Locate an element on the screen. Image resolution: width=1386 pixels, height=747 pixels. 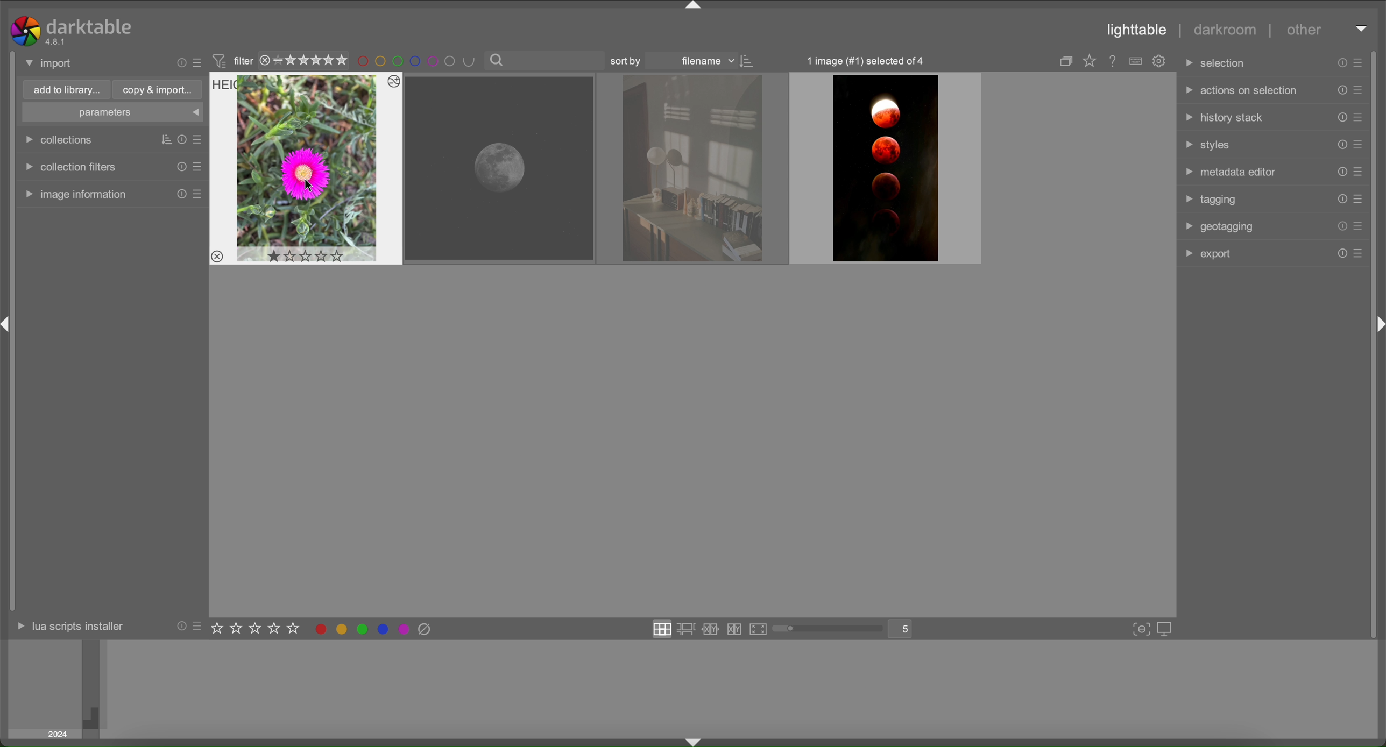
actions on selection tab is located at coordinates (1239, 91).